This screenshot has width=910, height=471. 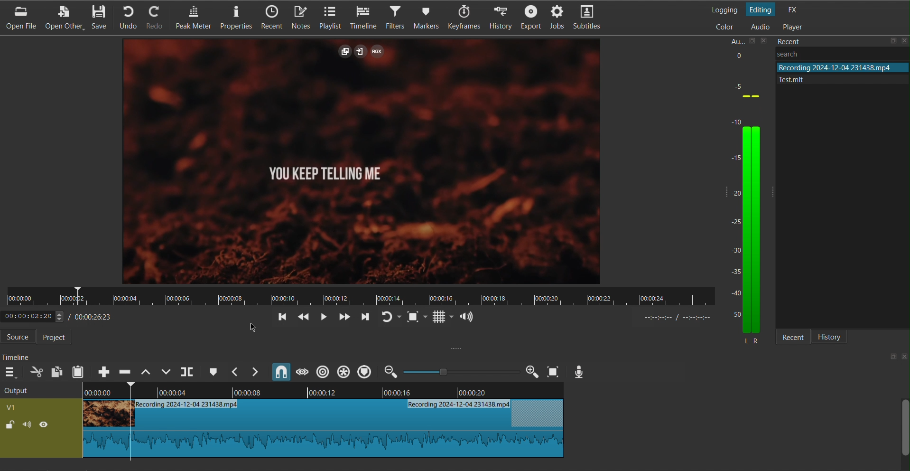 What do you see at coordinates (9, 424) in the screenshot?
I see `(un)lock` at bounding box center [9, 424].